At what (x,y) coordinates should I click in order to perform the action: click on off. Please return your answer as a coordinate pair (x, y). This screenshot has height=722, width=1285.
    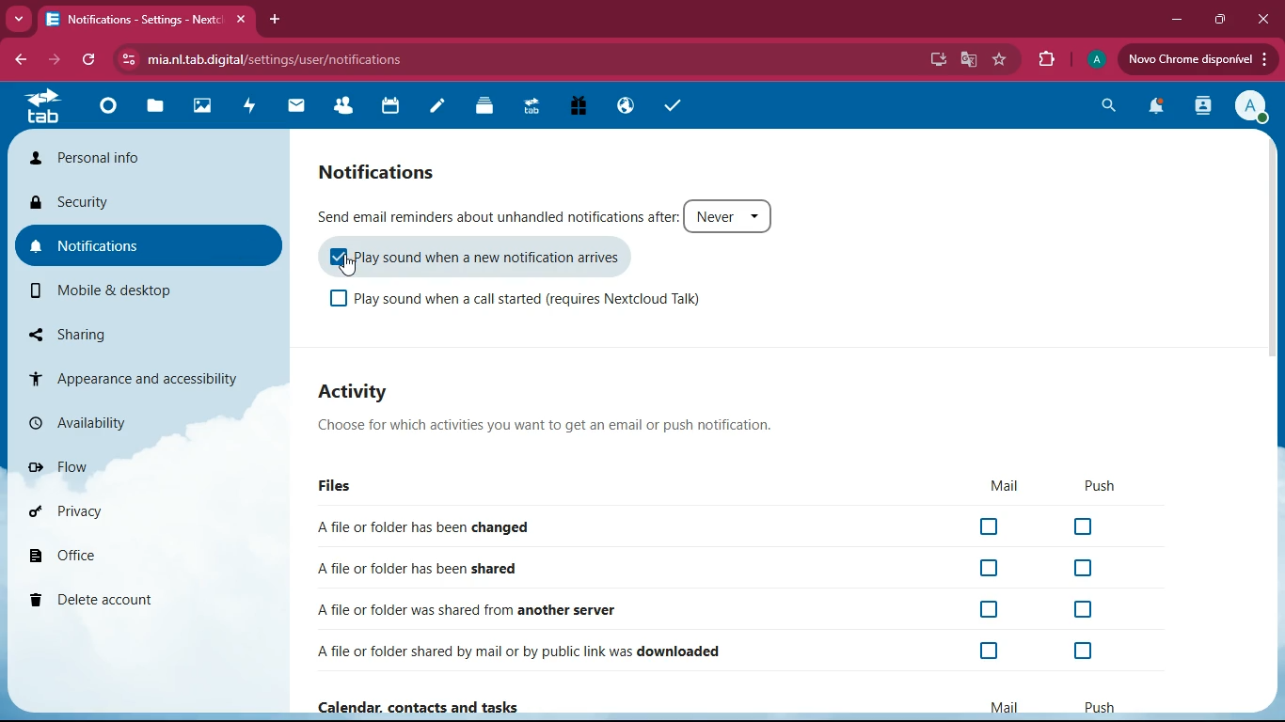
    Looking at the image, I should click on (991, 528).